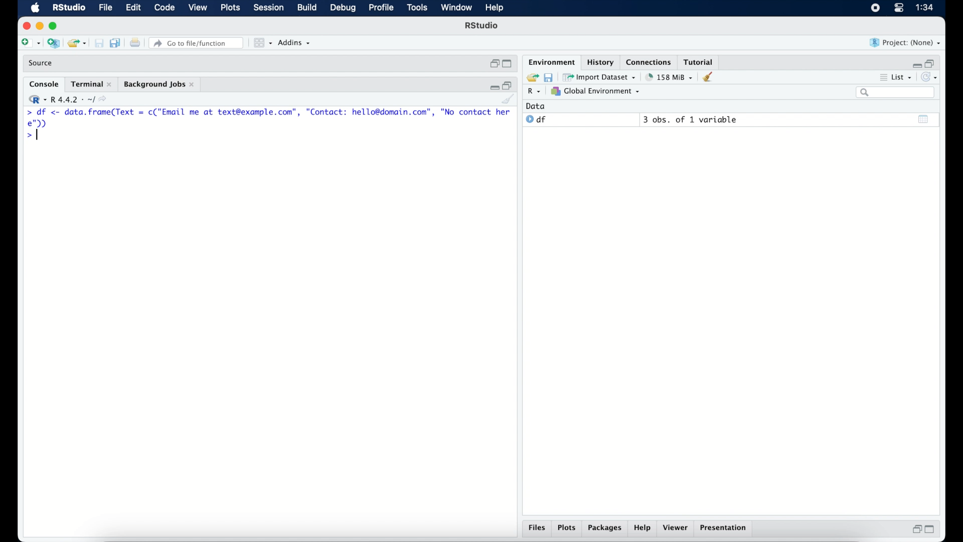 Image resolution: width=963 pixels, height=542 pixels. What do you see at coordinates (42, 83) in the screenshot?
I see `console` at bounding box center [42, 83].